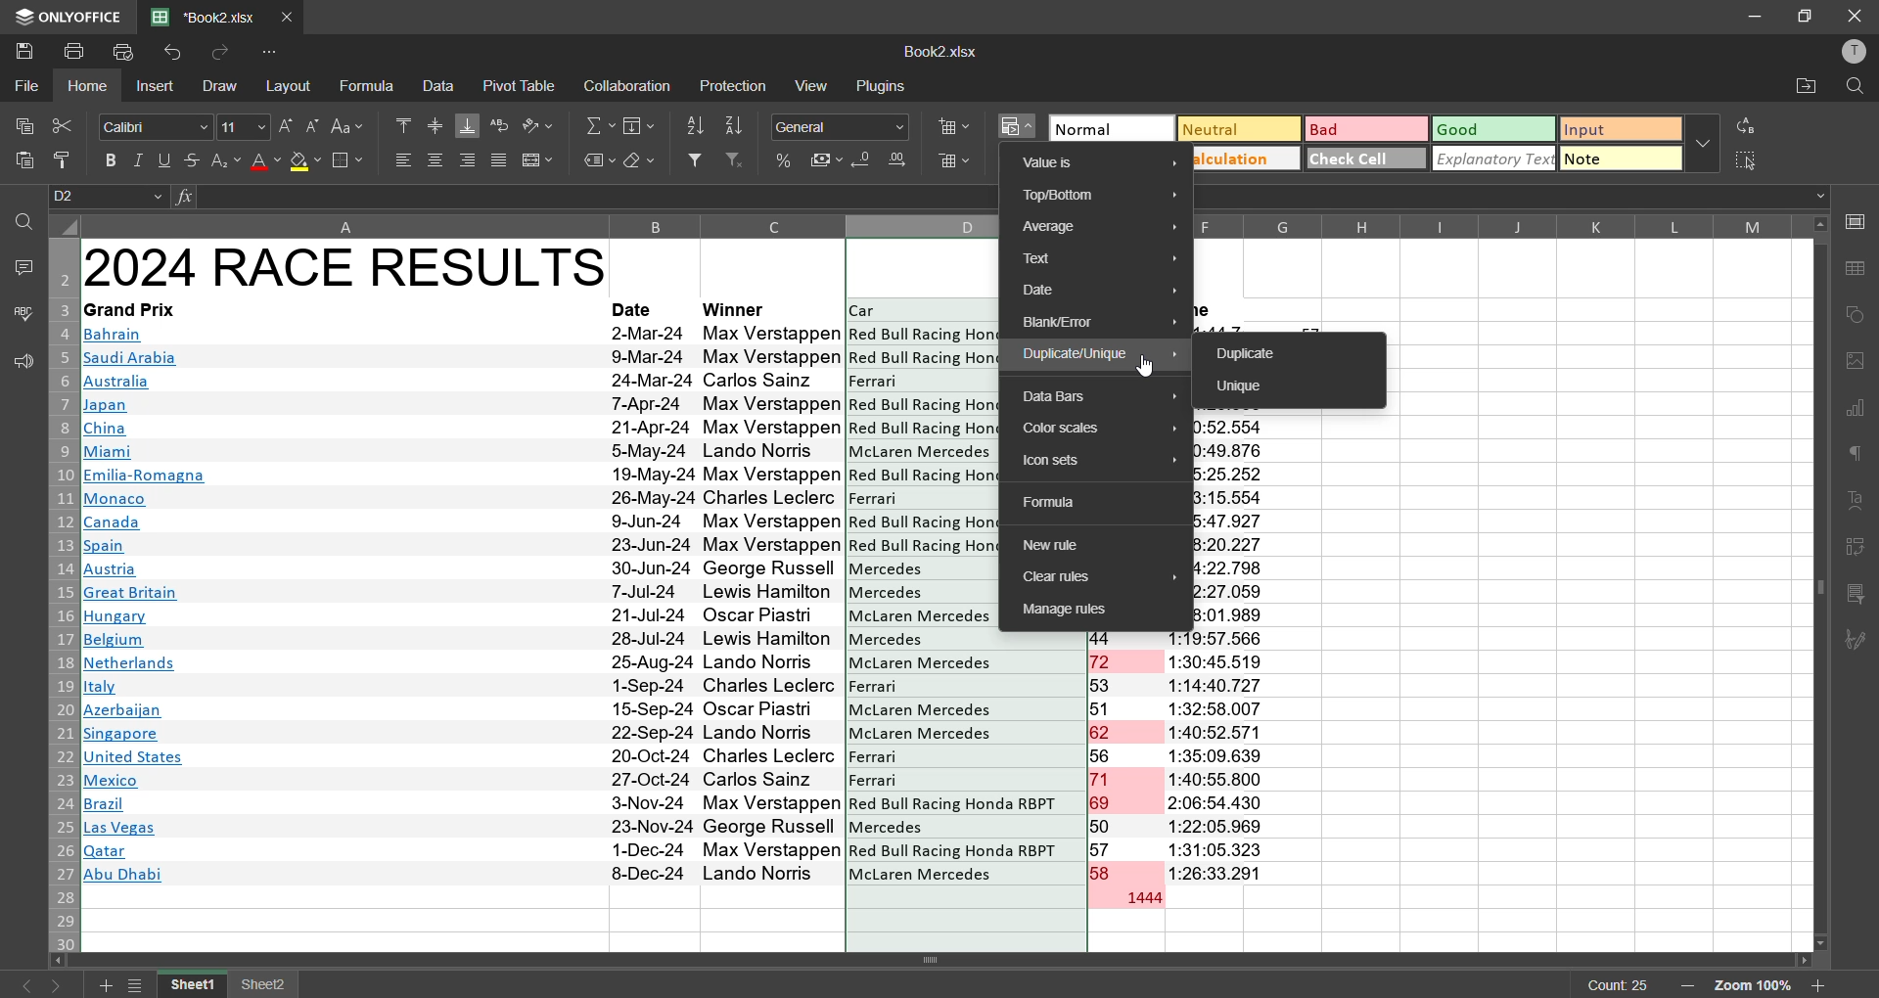 The width and height of the screenshot is (1879, 998). What do you see at coordinates (305, 162) in the screenshot?
I see `fill color` at bounding box center [305, 162].